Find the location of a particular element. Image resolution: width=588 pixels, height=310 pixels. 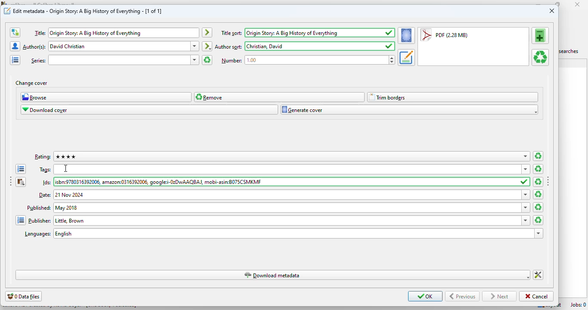

text is located at coordinates (38, 60).